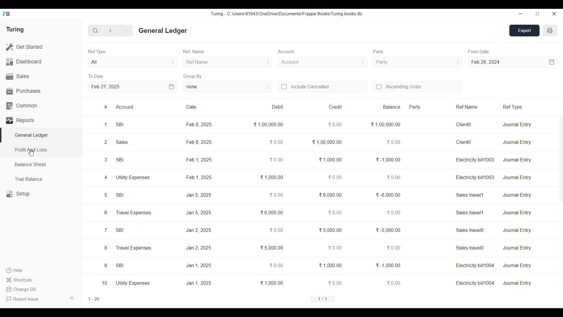 The width and height of the screenshot is (563, 317). Describe the element at coordinates (475, 160) in the screenshot. I see `Electricity bill1003` at that location.